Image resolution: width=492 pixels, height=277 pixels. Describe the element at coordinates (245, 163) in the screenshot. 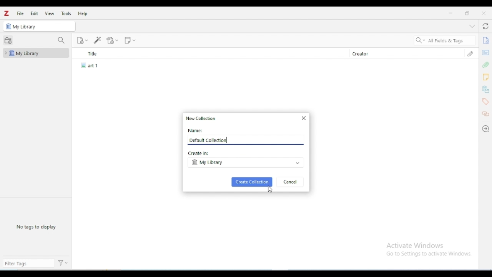

I see `my library ` at that location.